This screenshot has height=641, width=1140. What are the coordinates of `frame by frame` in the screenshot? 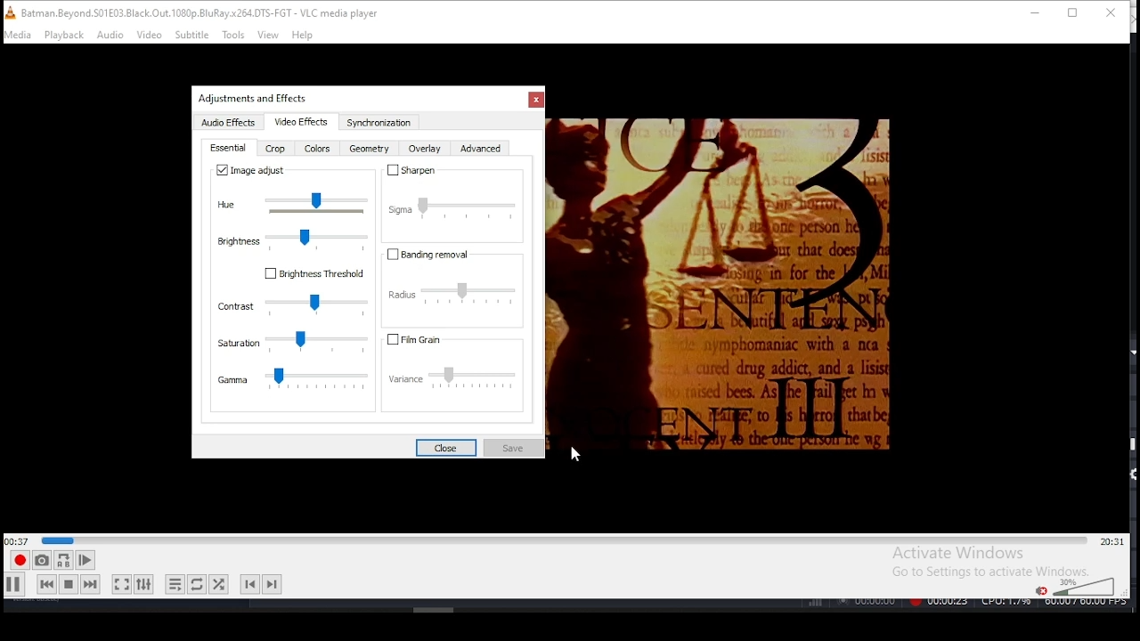 It's located at (84, 560).